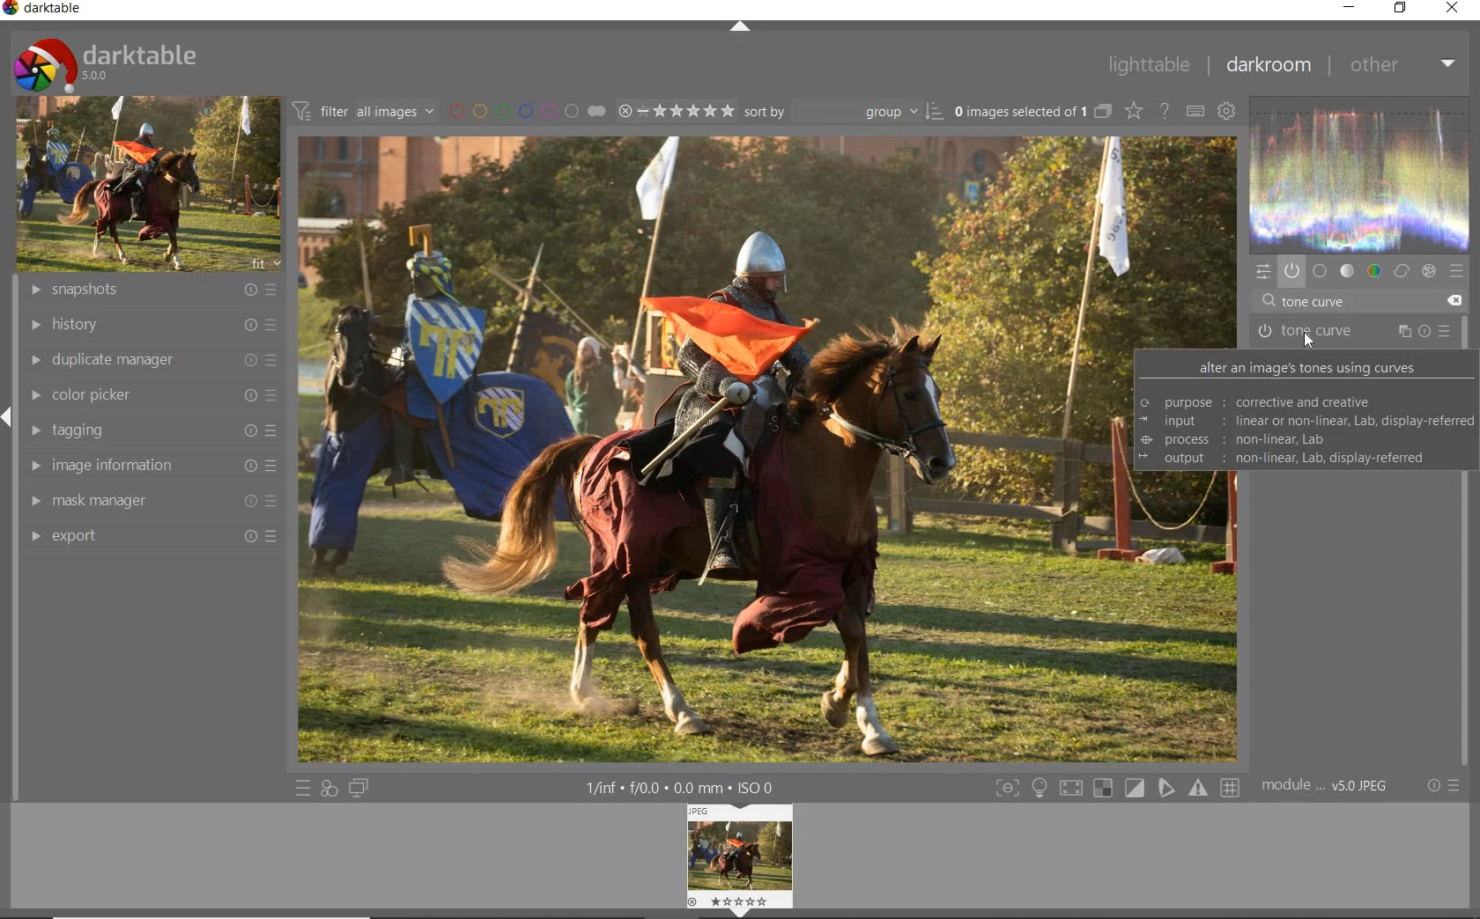  What do you see at coordinates (740, 27) in the screenshot?
I see `expand/collapse` at bounding box center [740, 27].